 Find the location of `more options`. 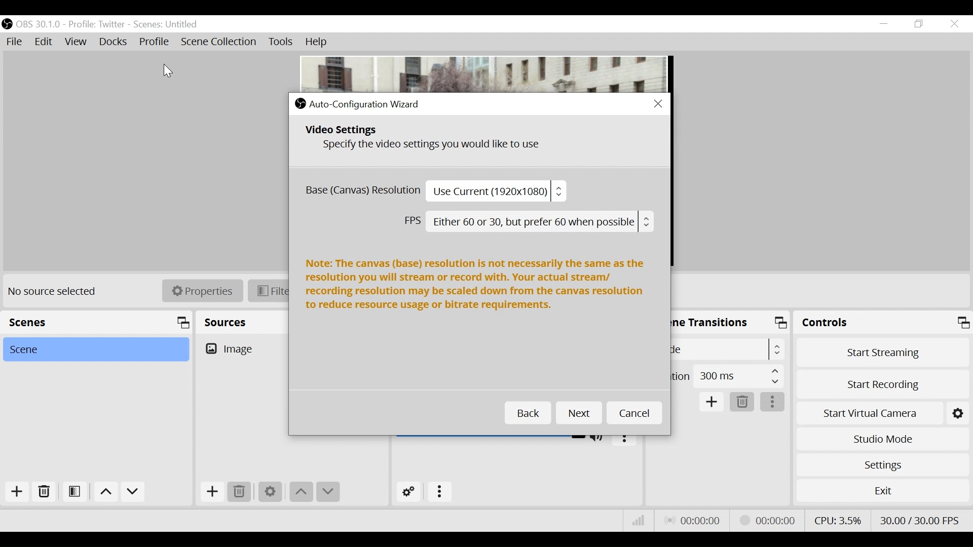

more options is located at coordinates (624, 438).